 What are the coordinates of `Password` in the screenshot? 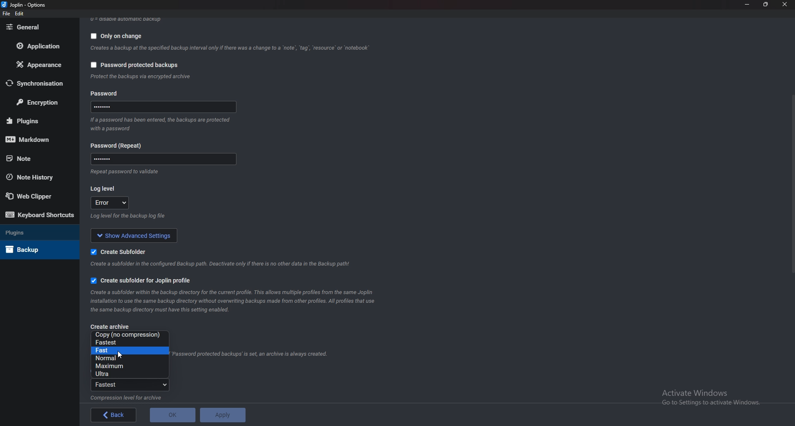 It's located at (161, 160).